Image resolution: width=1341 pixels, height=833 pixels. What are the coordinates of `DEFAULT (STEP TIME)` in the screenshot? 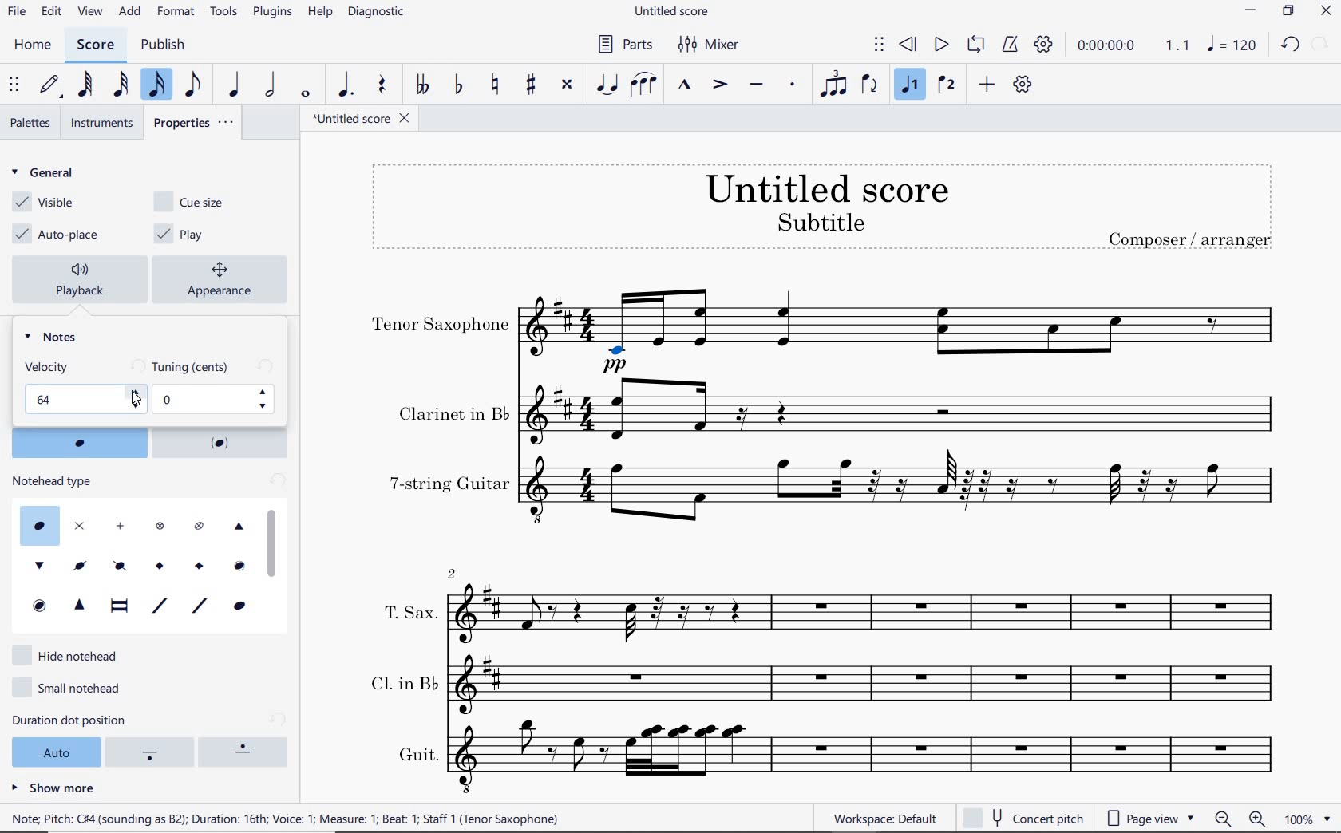 It's located at (52, 87).